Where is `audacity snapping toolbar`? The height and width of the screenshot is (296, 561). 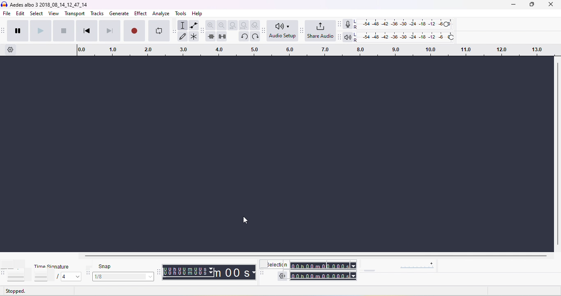 audacity snapping toolbar is located at coordinates (88, 272).